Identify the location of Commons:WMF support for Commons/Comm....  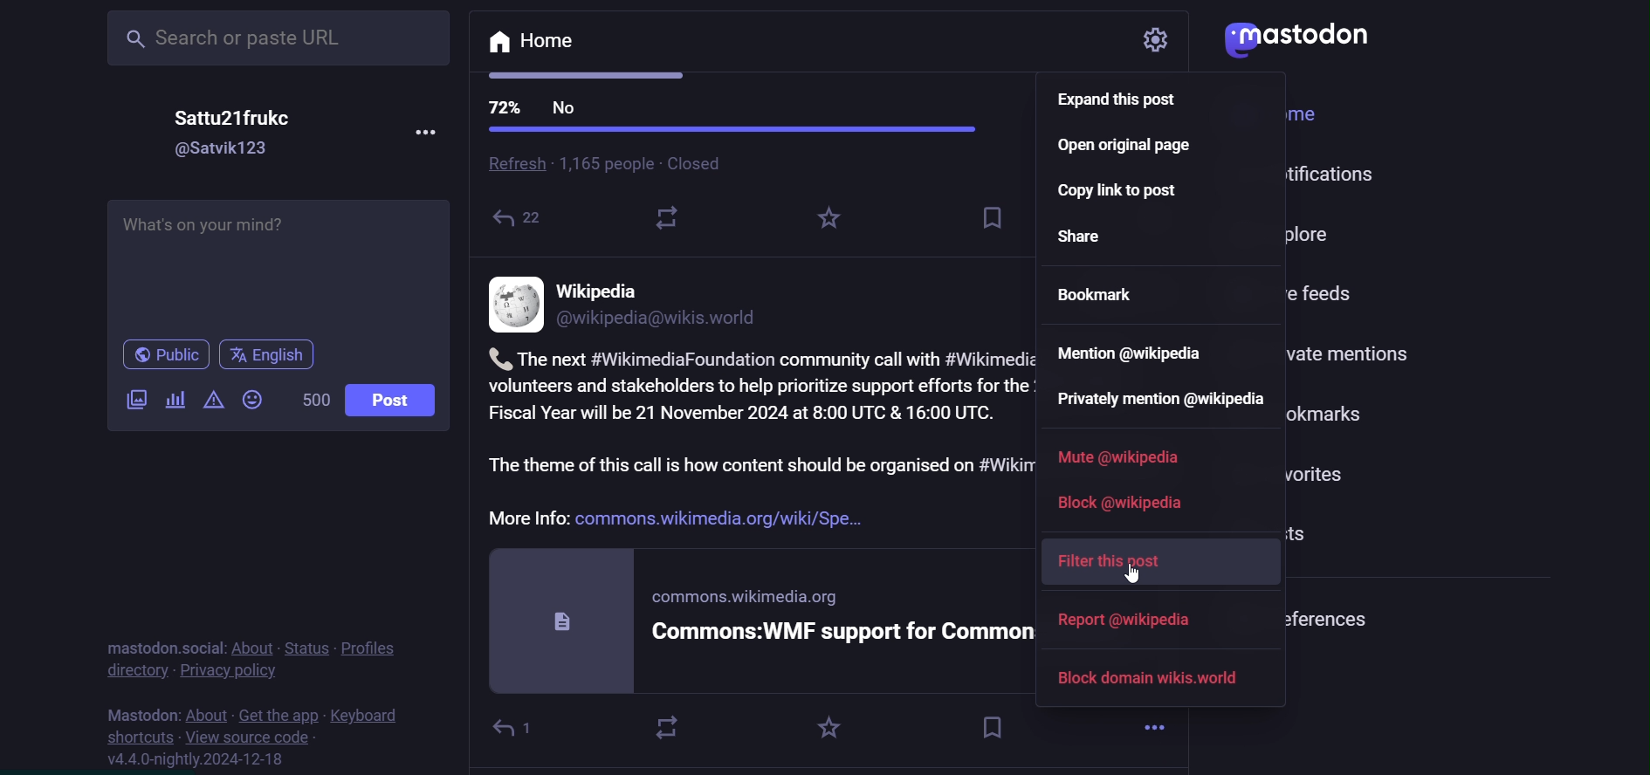
(842, 632).